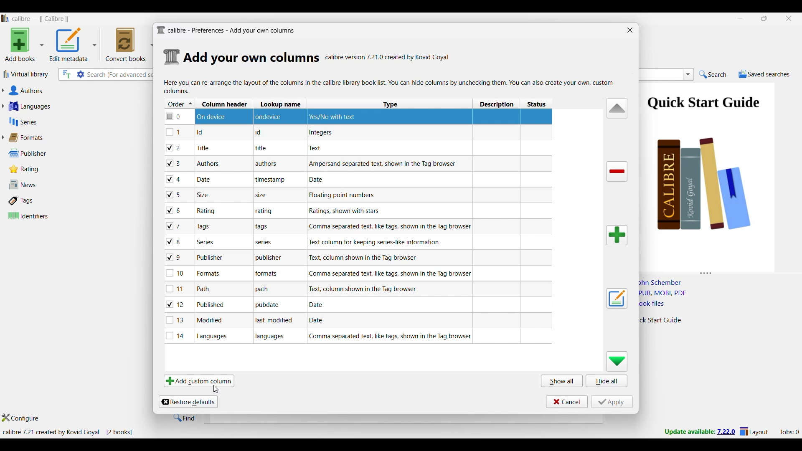 The width and height of the screenshot is (802, 451). I want to click on checkbox - 10, so click(177, 274).